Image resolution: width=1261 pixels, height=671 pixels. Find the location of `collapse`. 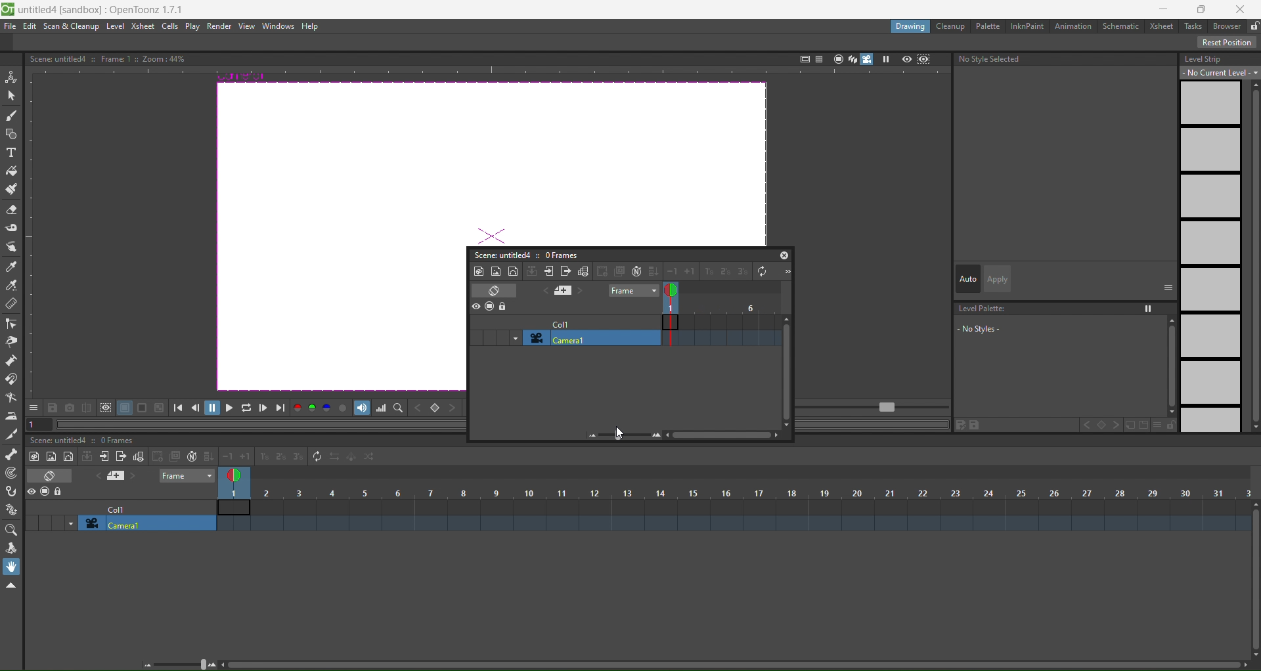

collapse is located at coordinates (87, 456).